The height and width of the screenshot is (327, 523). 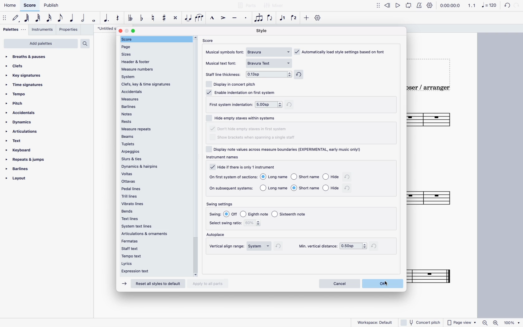 What do you see at coordinates (73, 19) in the screenshot?
I see `quarter note` at bounding box center [73, 19].